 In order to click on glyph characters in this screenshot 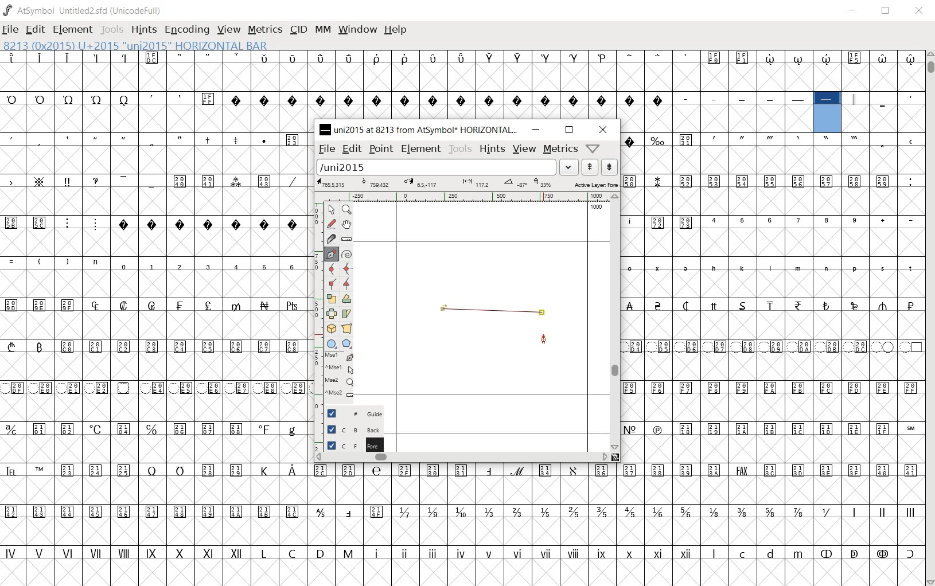, I will do `click(617, 524)`.